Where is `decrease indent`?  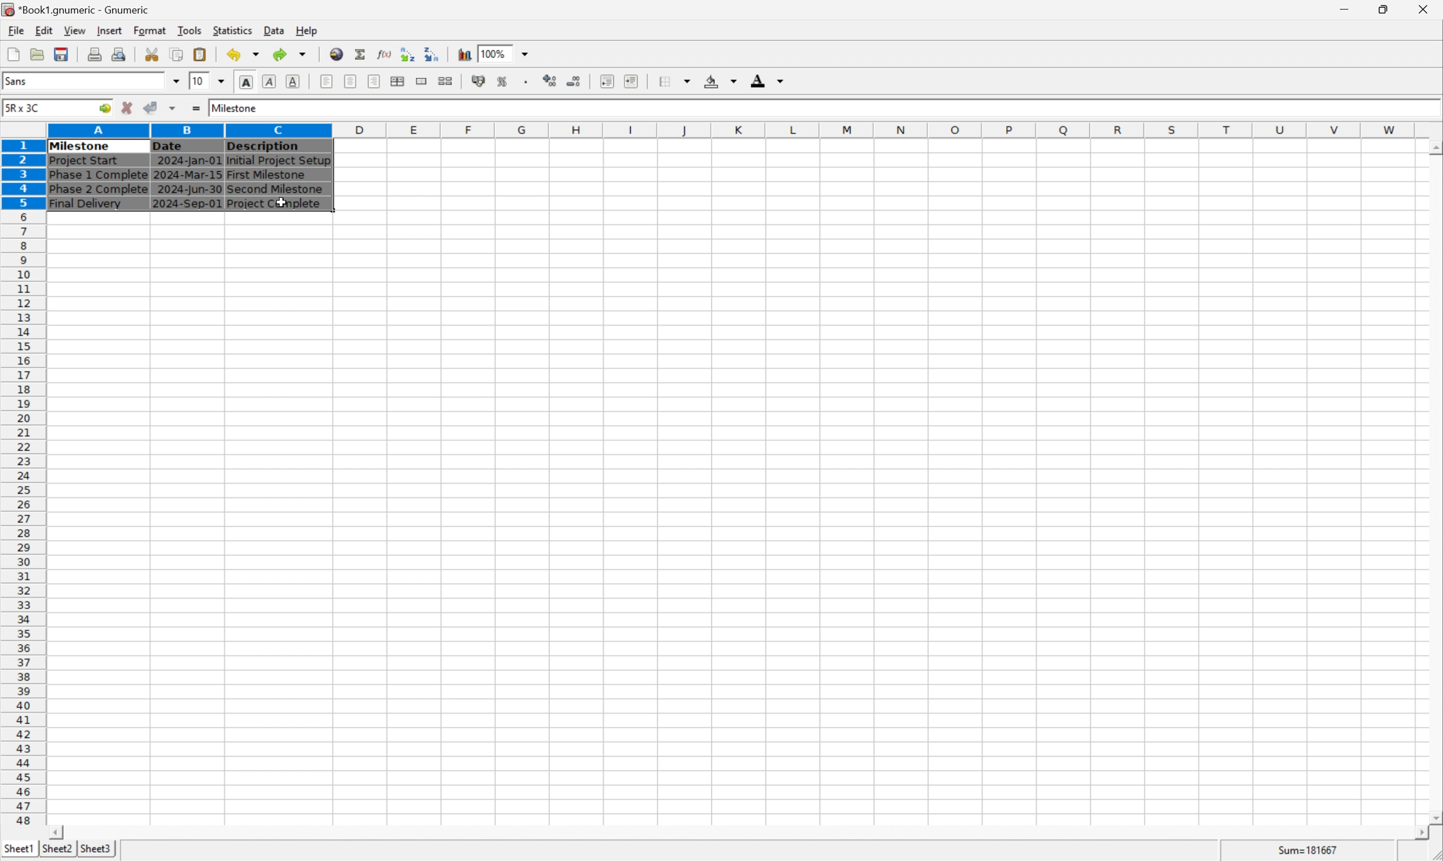 decrease indent is located at coordinates (607, 82).